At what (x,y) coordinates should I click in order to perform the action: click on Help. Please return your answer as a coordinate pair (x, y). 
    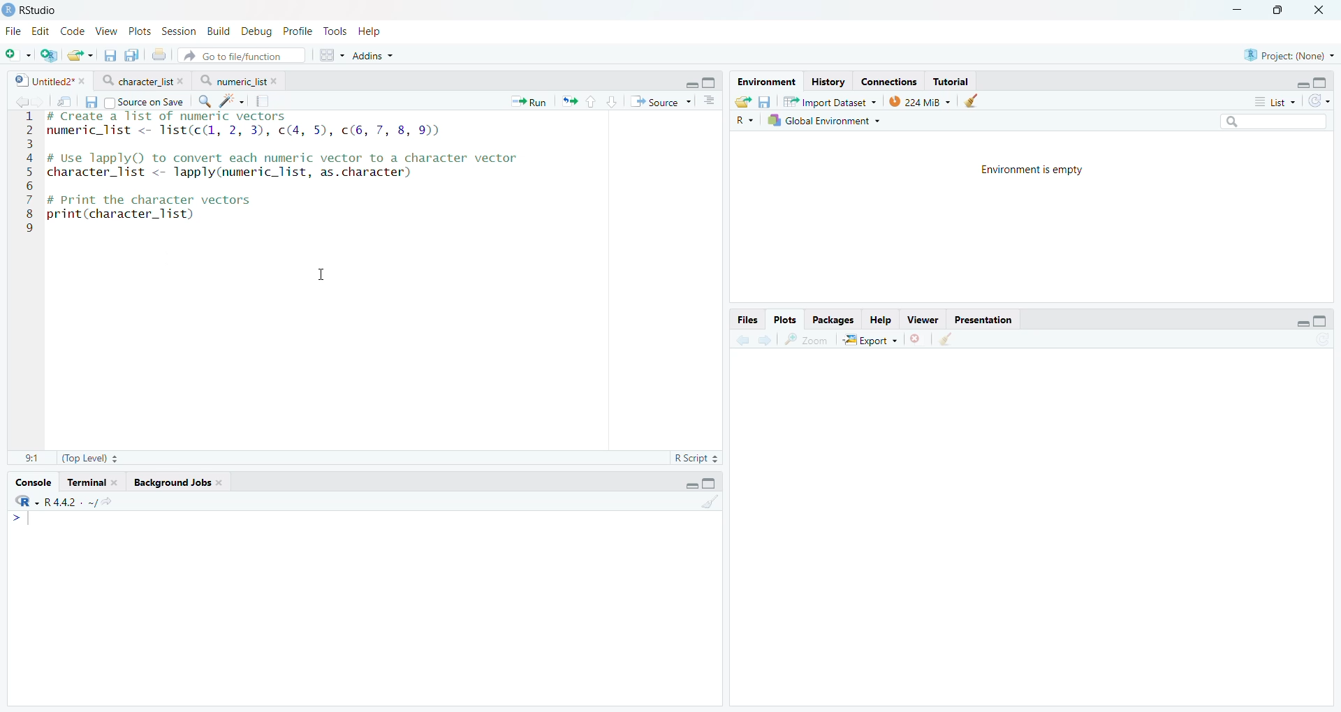
    Looking at the image, I should click on (372, 32).